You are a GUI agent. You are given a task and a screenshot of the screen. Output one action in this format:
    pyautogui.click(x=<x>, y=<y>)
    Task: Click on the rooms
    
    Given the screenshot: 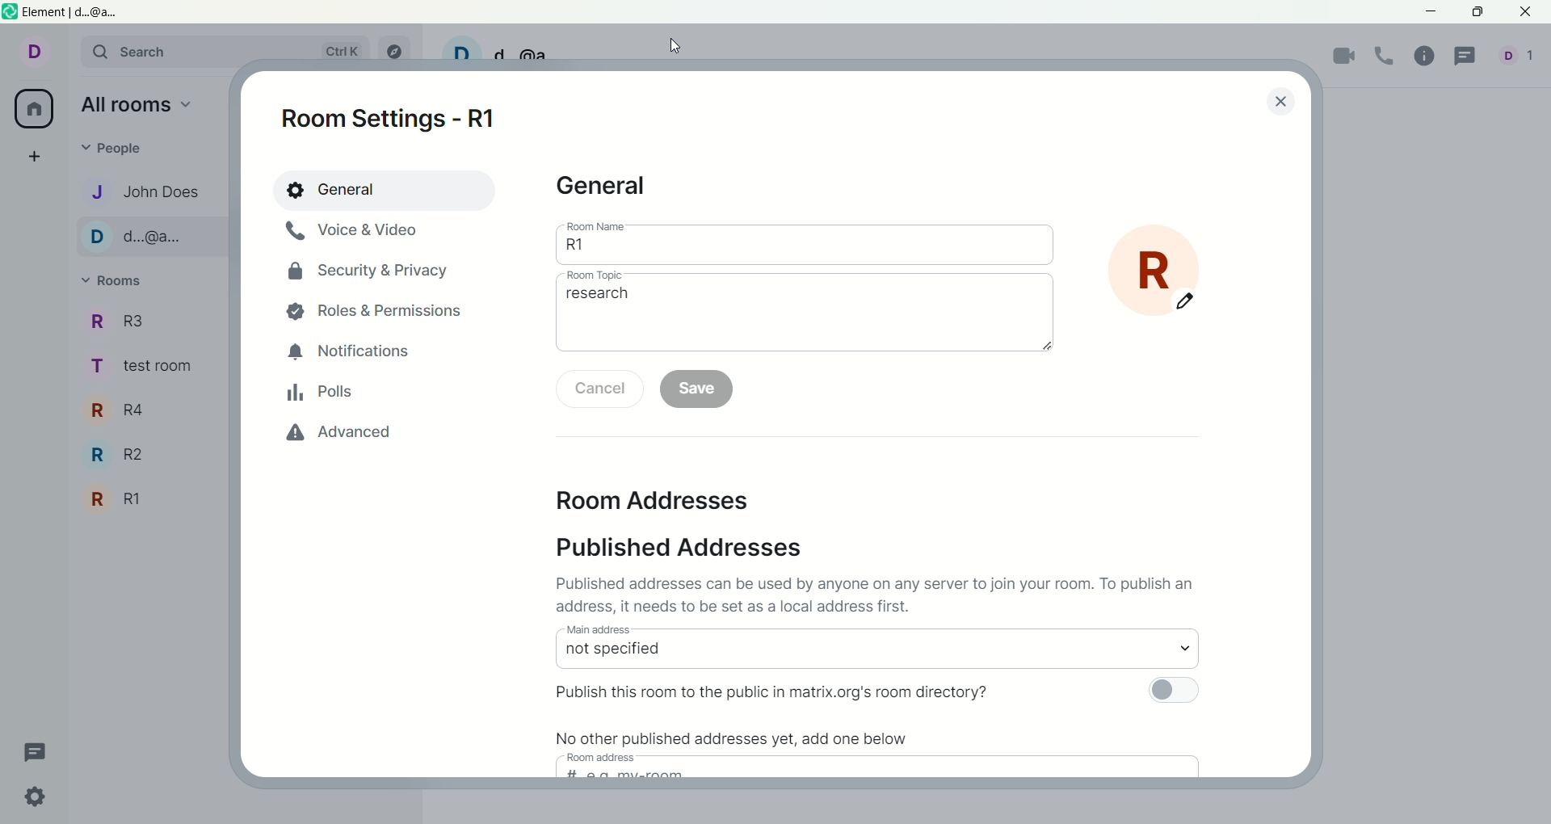 What is the action you would take?
    pyautogui.click(x=111, y=282)
    